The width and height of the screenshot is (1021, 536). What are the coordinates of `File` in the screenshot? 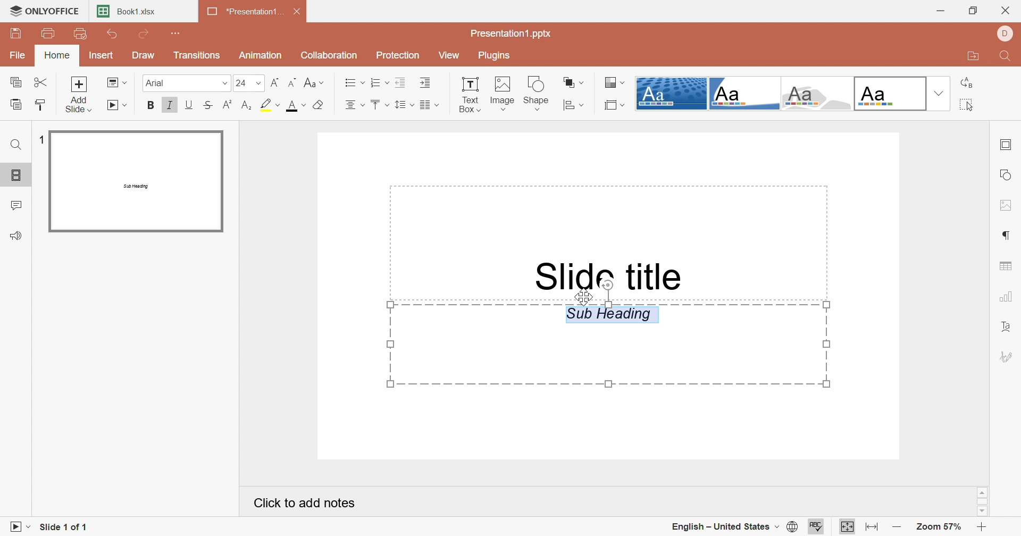 It's located at (18, 55).